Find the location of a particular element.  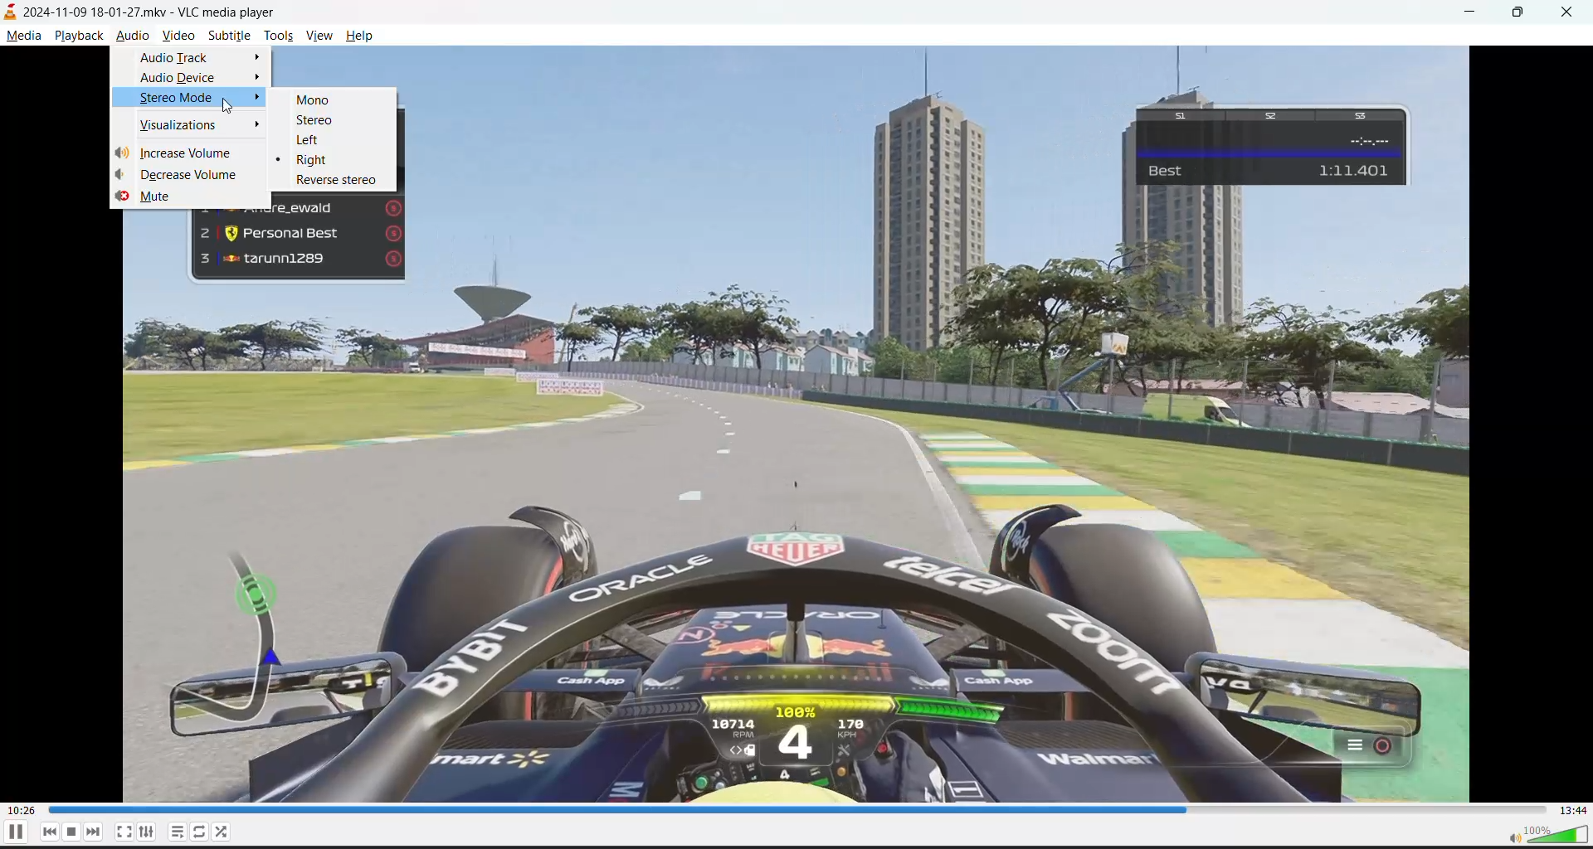

preview is located at coordinates (794, 562).